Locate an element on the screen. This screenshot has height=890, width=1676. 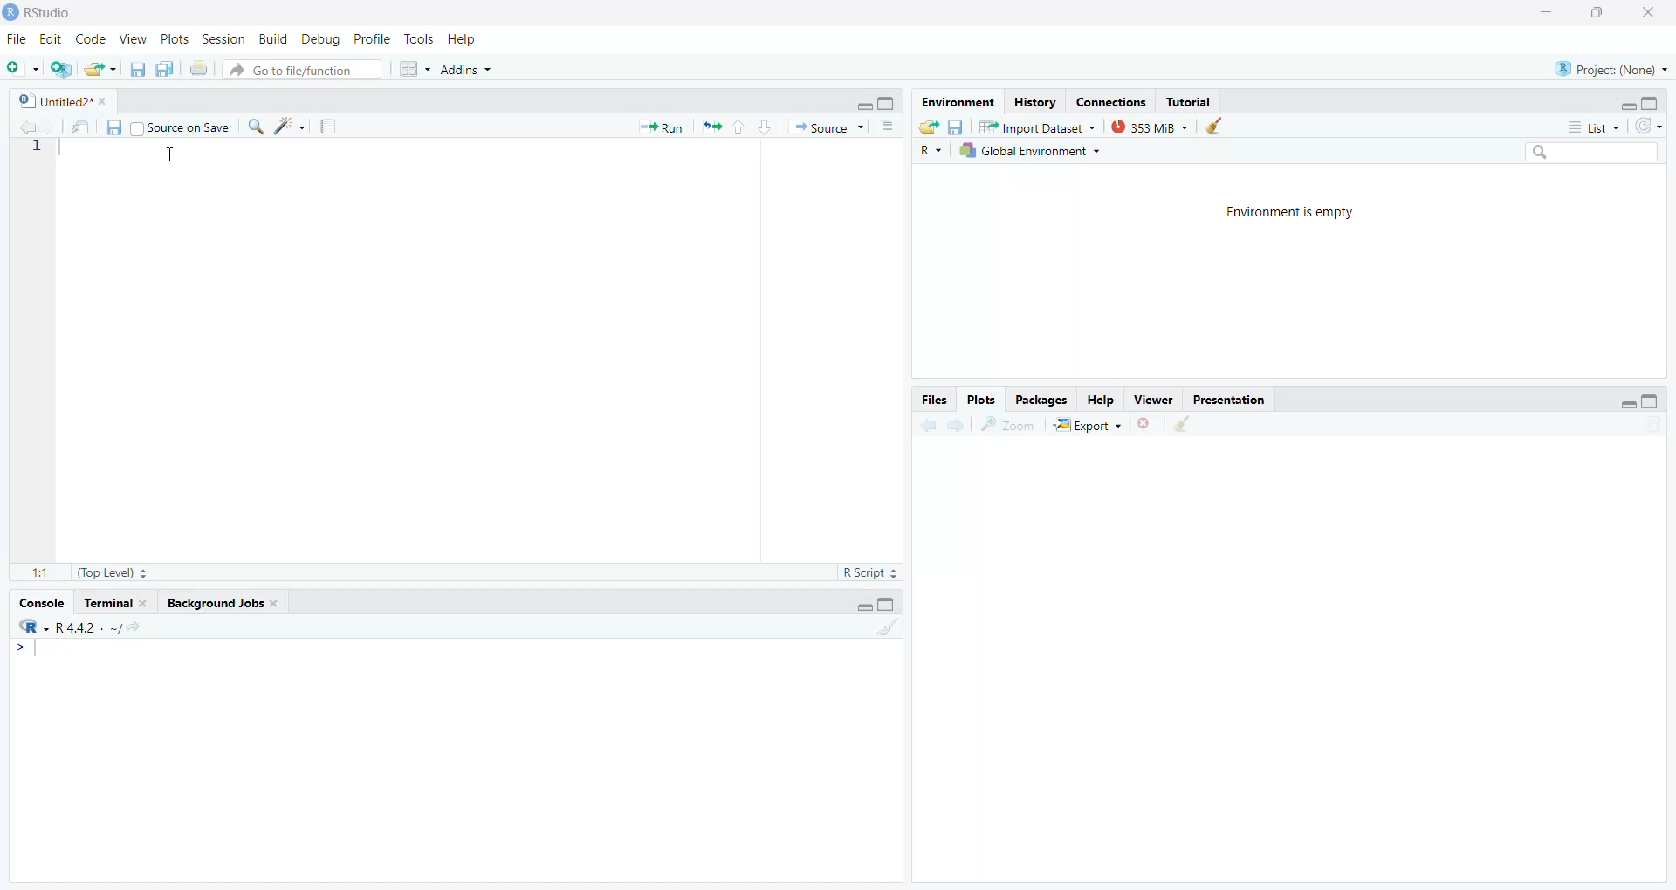
Viewer is located at coordinates (1154, 398).